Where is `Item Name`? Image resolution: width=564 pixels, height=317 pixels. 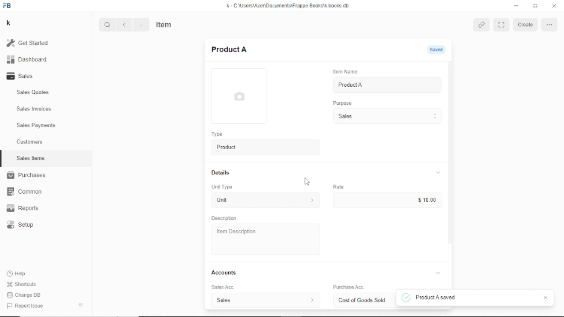 Item Name is located at coordinates (345, 72).